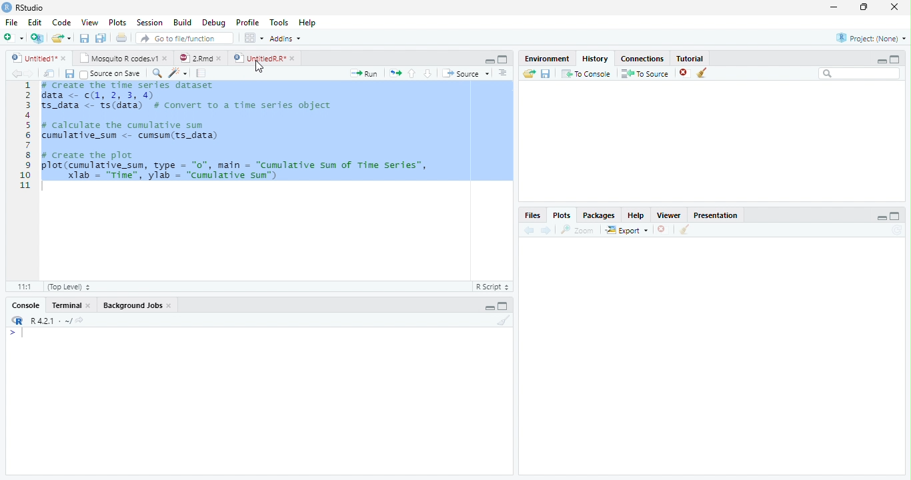  Describe the element at coordinates (494, 287) in the screenshot. I see `R script` at that location.